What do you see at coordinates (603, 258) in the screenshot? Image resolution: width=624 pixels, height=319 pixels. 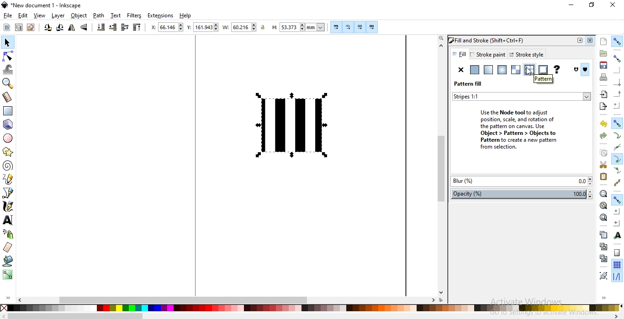 I see `cut the selected clones` at bounding box center [603, 258].